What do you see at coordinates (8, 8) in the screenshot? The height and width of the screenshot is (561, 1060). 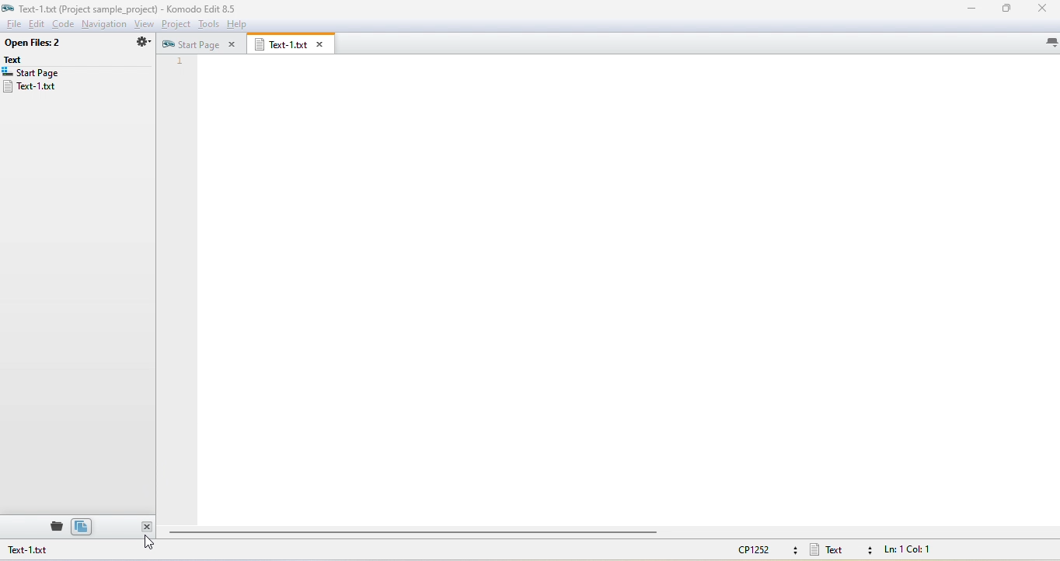 I see `app icon` at bounding box center [8, 8].